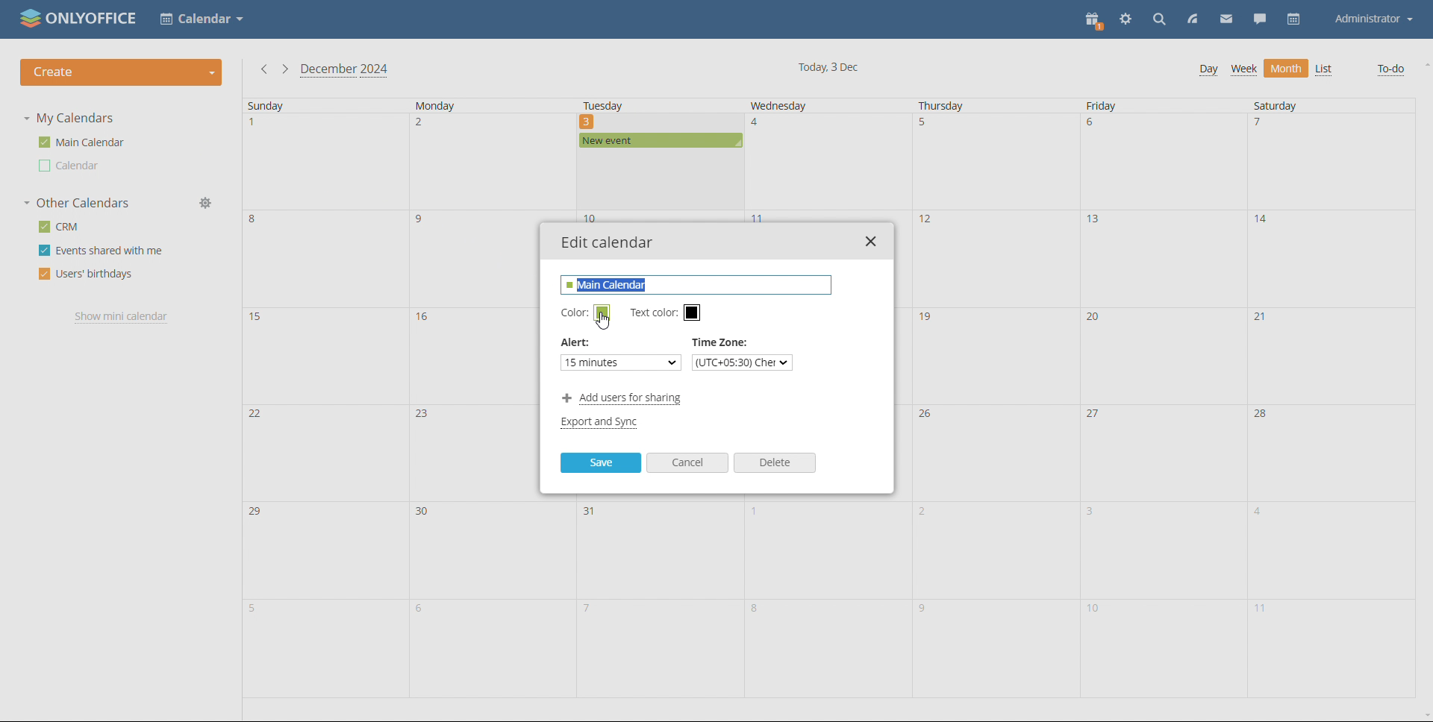 The image size is (1433, 722). What do you see at coordinates (829, 162) in the screenshot?
I see `date` at bounding box center [829, 162].